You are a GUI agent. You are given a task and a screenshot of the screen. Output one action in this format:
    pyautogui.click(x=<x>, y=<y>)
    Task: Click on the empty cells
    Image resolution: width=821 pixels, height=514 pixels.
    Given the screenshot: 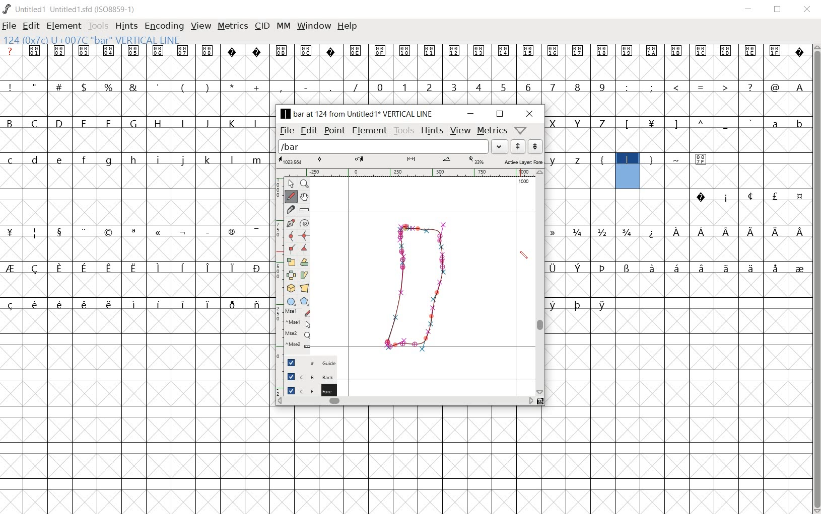 What is the action you would take?
    pyautogui.click(x=137, y=178)
    